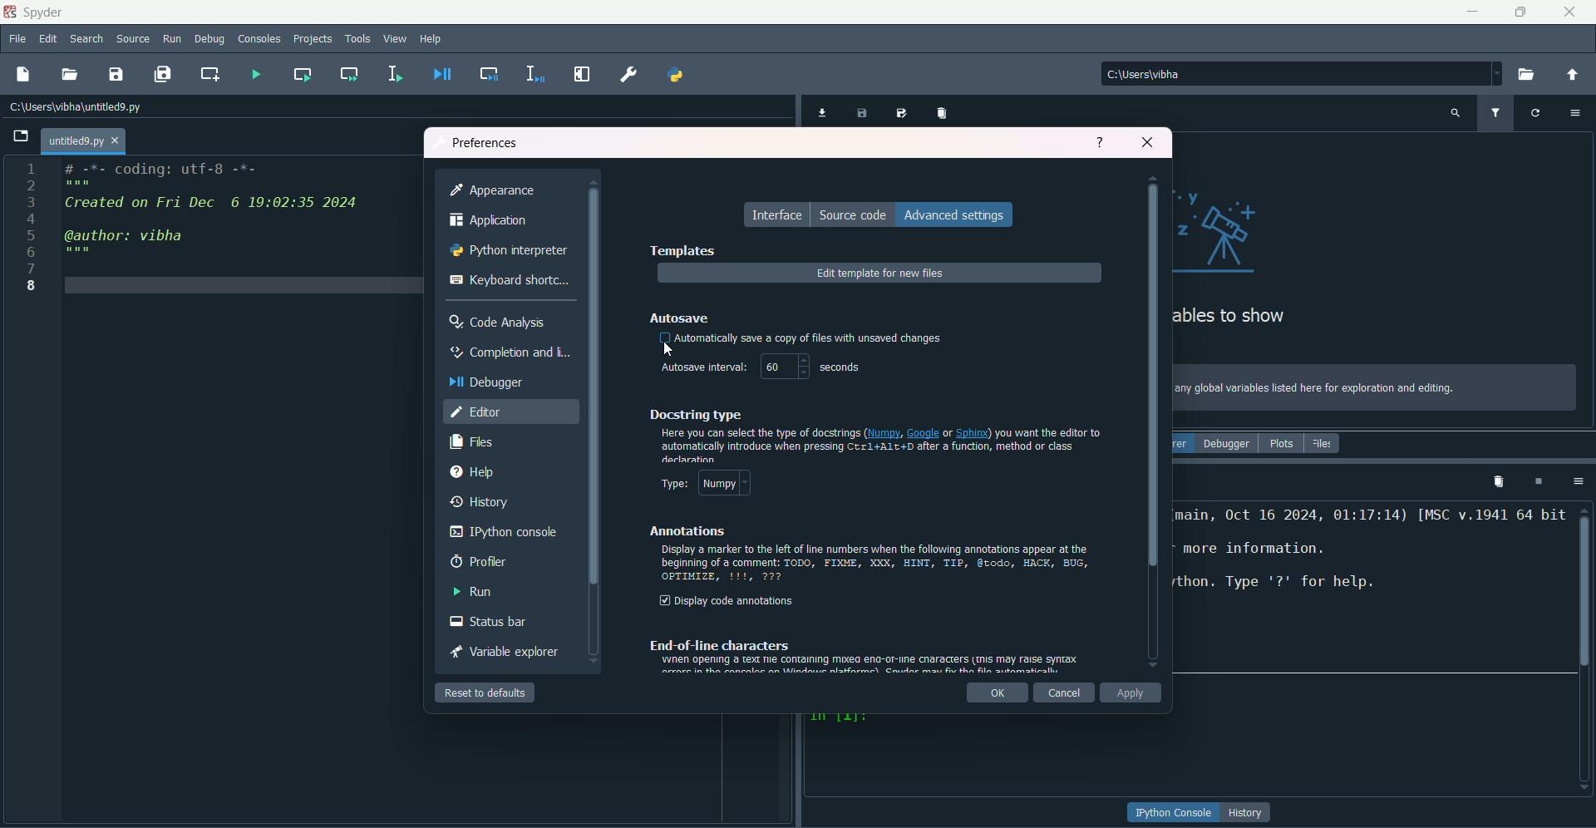  Describe the element at coordinates (1174, 73) in the screenshot. I see `file path` at that location.